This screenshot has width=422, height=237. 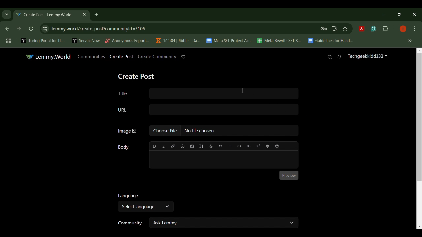 What do you see at coordinates (386, 14) in the screenshot?
I see `Restore Down` at bounding box center [386, 14].